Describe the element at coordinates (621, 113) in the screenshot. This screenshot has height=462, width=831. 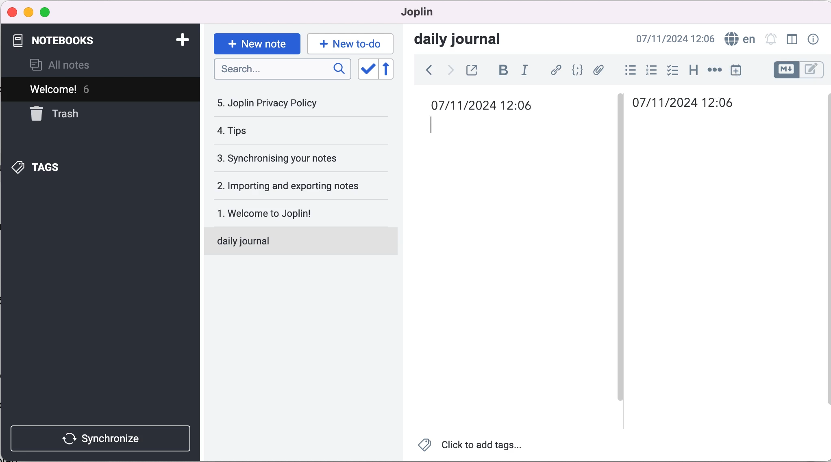
I see `vertical slider` at that location.